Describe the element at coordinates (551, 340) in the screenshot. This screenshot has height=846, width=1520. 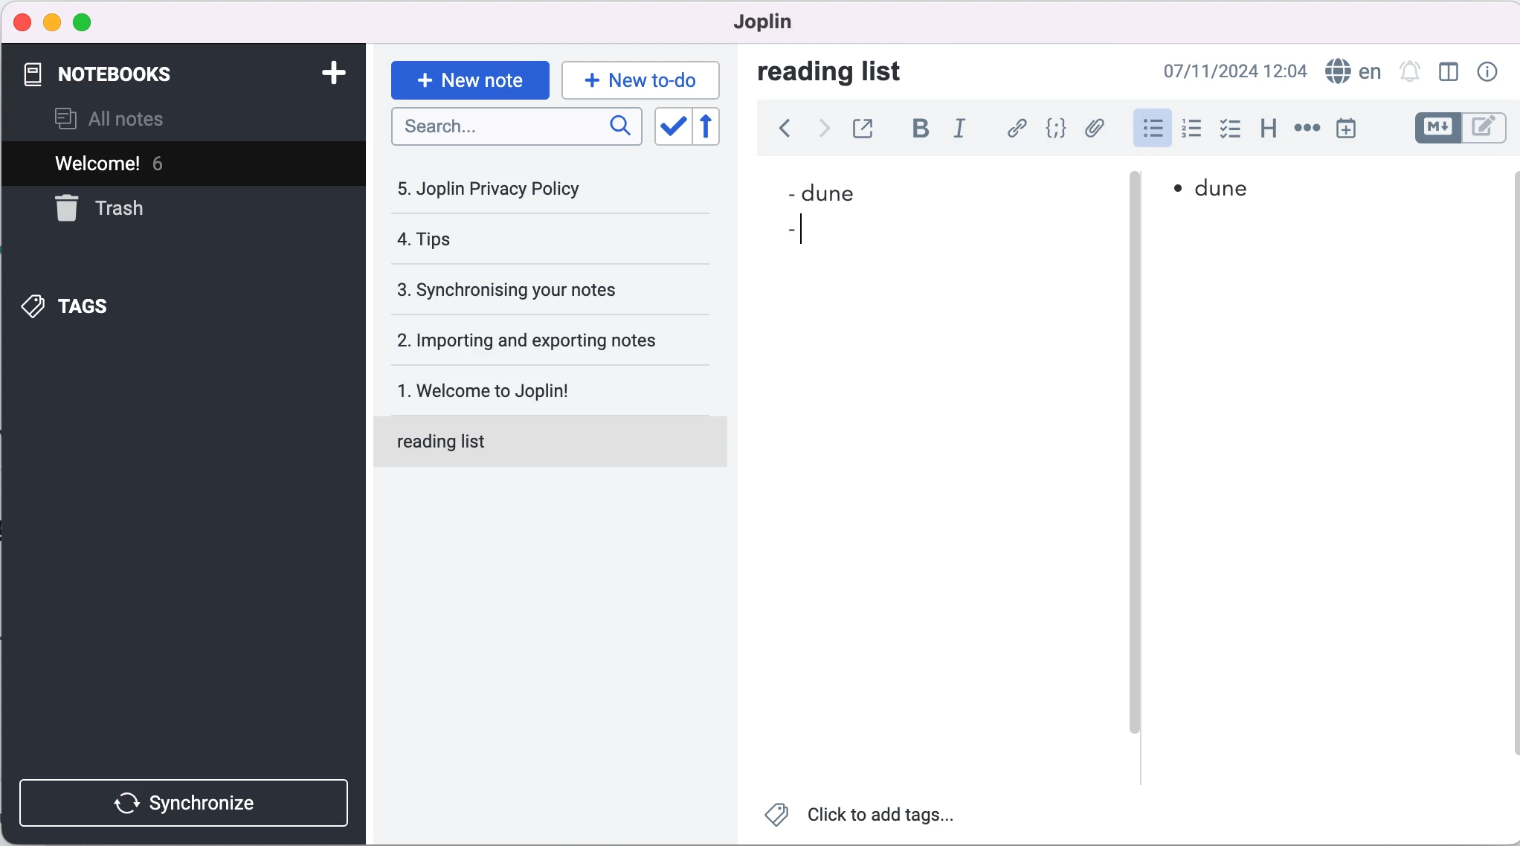
I see `importing and exporting notes` at that location.